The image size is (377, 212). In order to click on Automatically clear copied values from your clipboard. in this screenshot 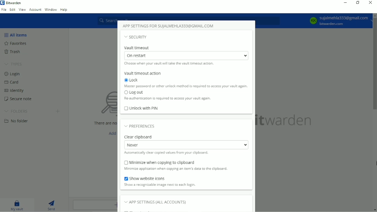, I will do `click(171, 153)`.